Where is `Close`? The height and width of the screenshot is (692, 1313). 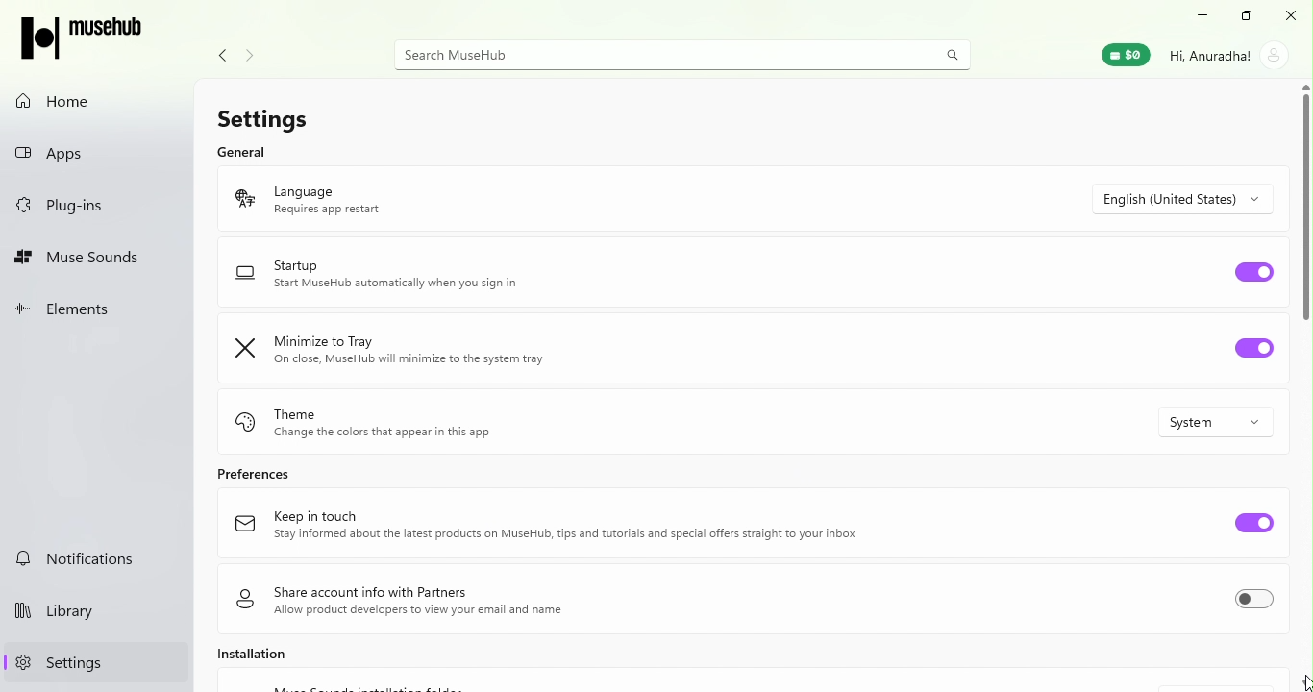
Close is located at coordinates (1294, 18).